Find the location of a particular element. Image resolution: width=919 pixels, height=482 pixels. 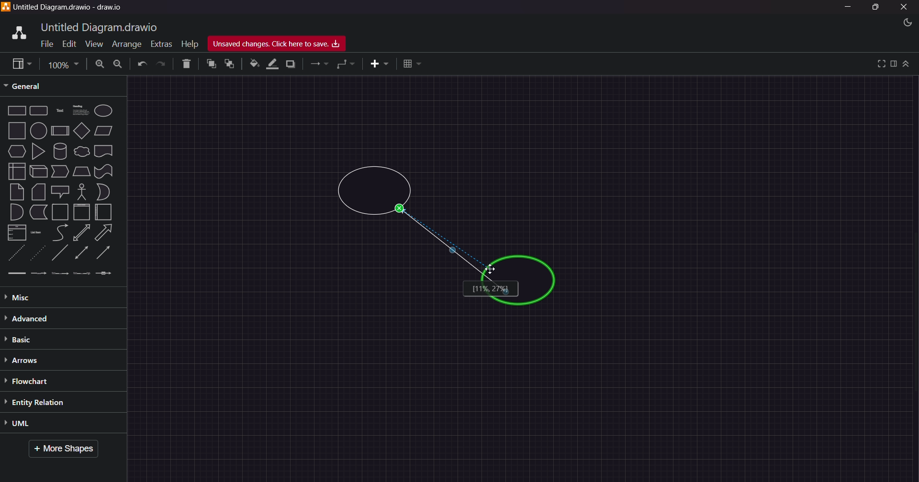

format is located at coordinates (894, 64).